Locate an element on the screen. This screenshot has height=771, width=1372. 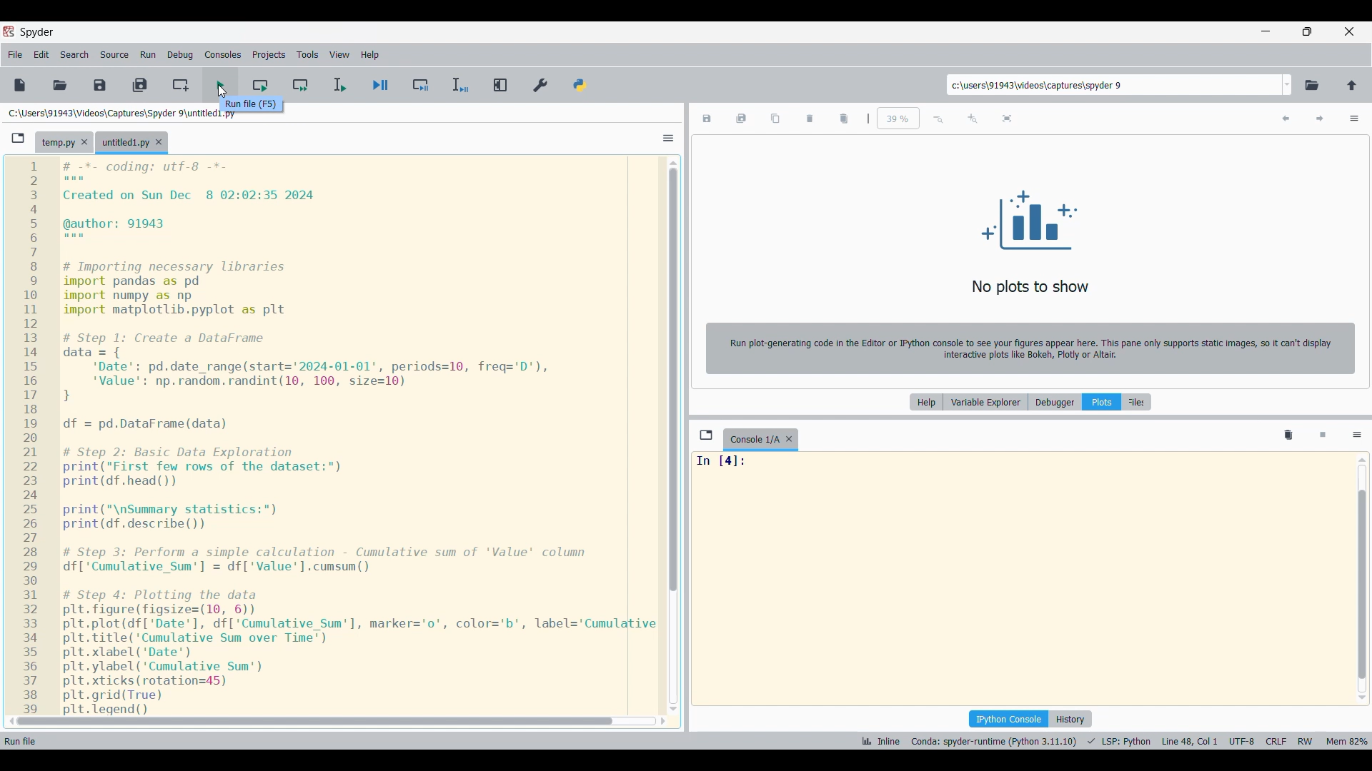
Debug cell is located at coordinates (422, 85).